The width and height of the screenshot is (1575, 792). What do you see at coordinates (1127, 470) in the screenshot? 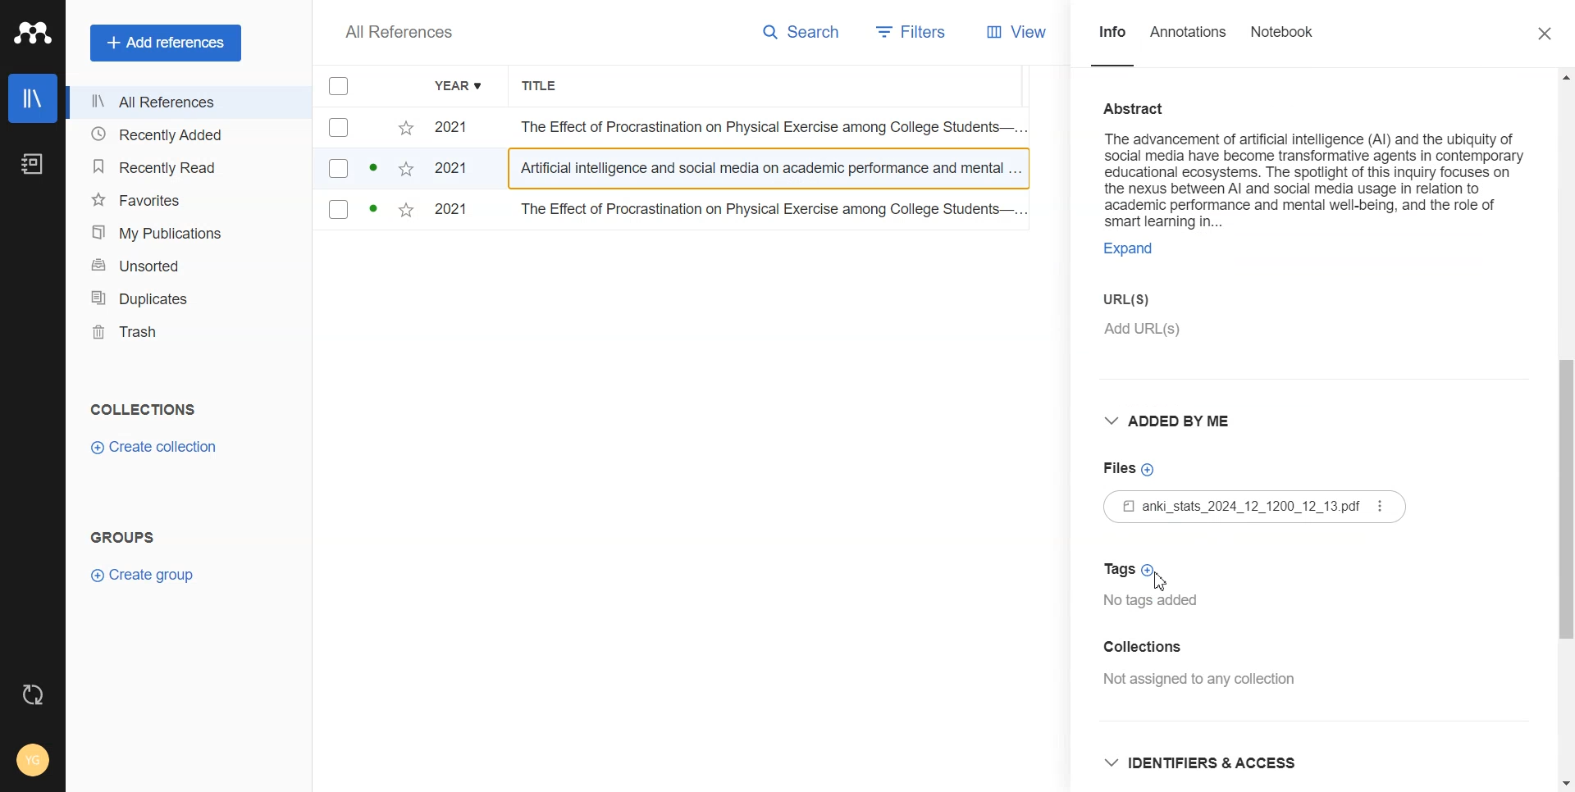
I see `Add files` at bounding box center [1127, 470].